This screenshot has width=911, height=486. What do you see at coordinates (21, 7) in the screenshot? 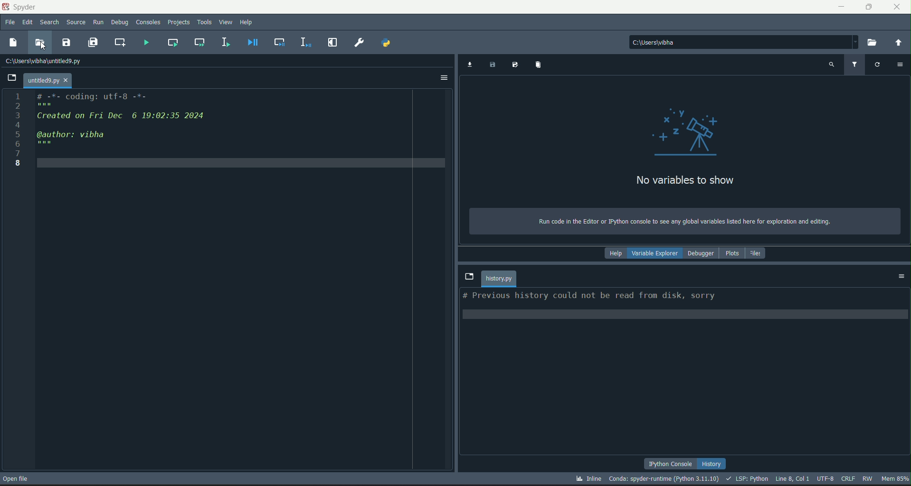
I see `logo and title` at bounding box center [21, 7].